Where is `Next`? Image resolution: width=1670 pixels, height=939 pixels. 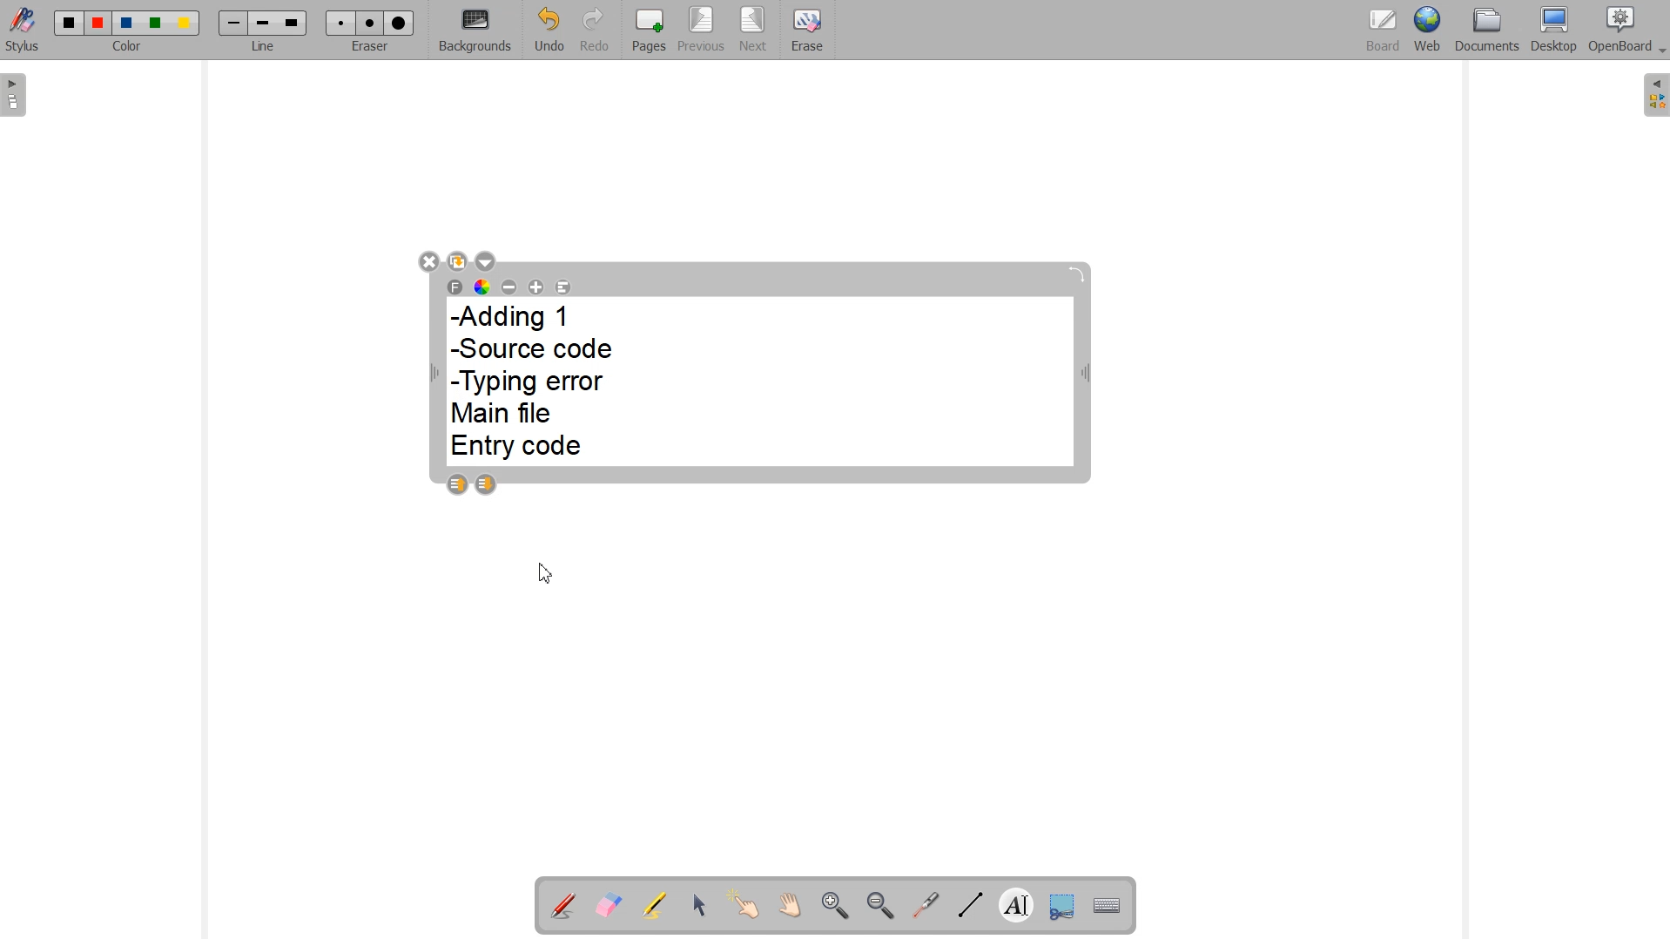 Next is located at coordinates (752, 29).